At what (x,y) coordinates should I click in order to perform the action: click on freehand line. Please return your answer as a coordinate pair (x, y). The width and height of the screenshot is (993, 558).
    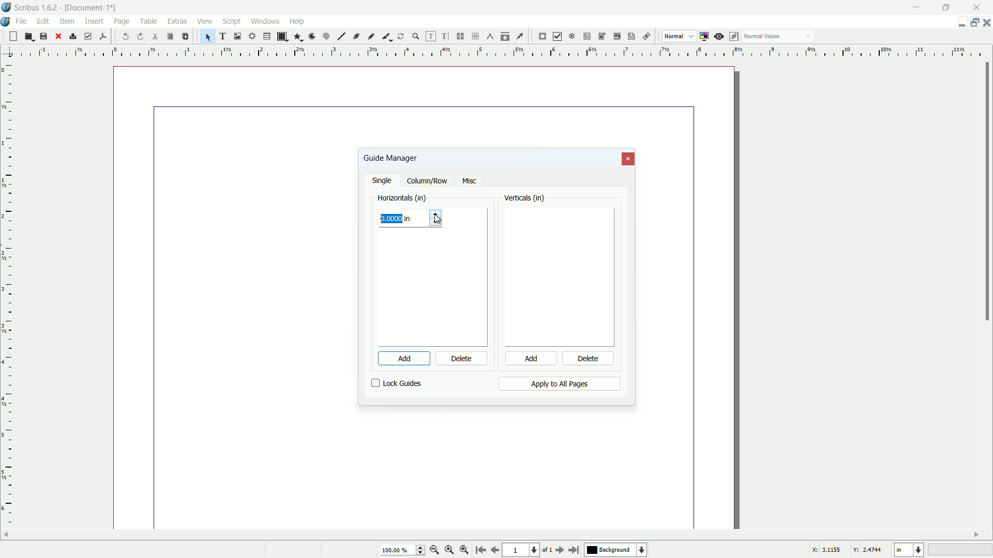
    Looking at the image, I should click on (372, 36).